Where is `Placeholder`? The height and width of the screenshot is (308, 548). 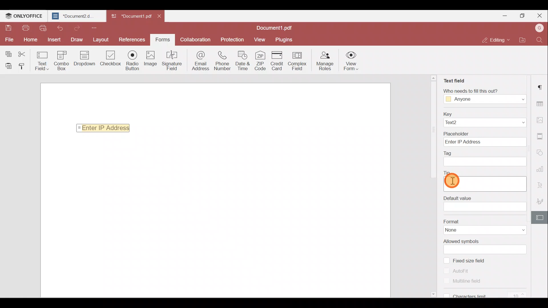 Placeholder is located at coordinates (484, 133).